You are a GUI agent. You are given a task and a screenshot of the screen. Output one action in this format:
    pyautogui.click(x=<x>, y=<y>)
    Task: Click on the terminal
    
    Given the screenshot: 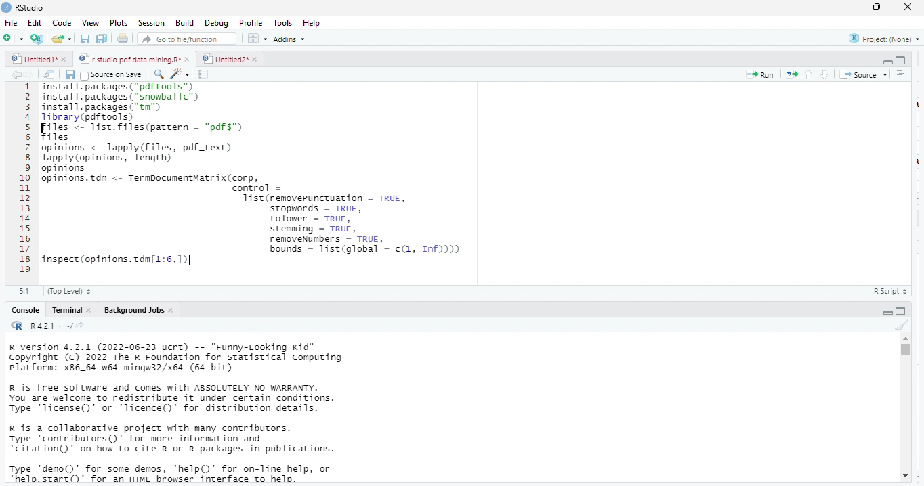 What is the action you would take?
    pyautogui.click(x=66, y=310)
    